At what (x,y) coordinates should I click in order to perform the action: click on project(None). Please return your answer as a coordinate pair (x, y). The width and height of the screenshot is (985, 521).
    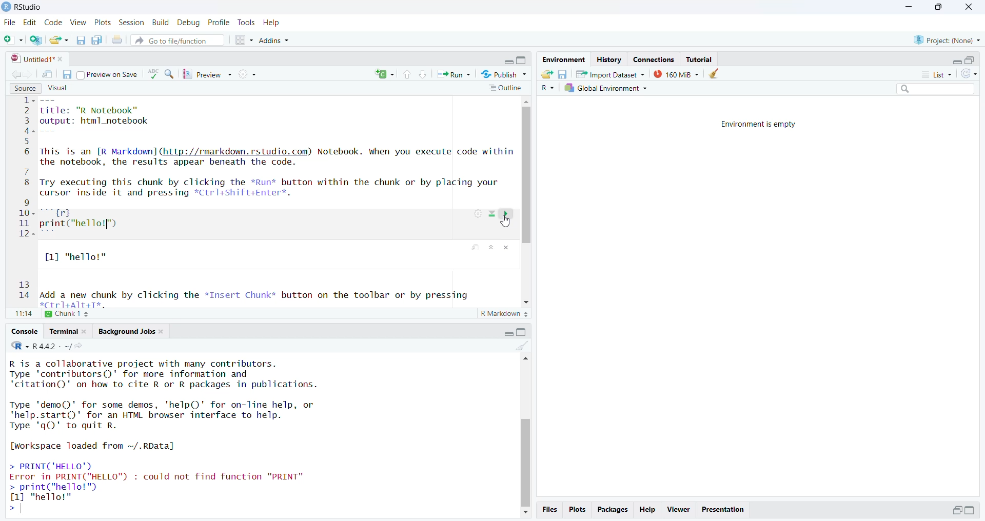
    Looking at the image, I should click on (947, 41).